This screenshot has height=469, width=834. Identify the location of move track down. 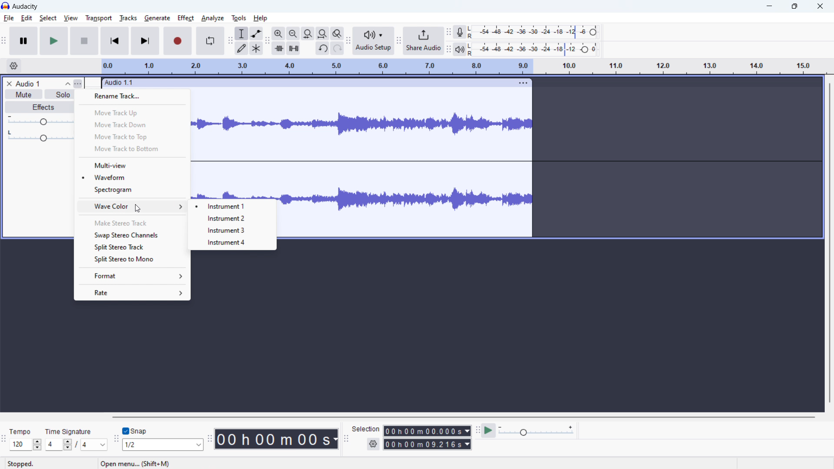
(131, 124).